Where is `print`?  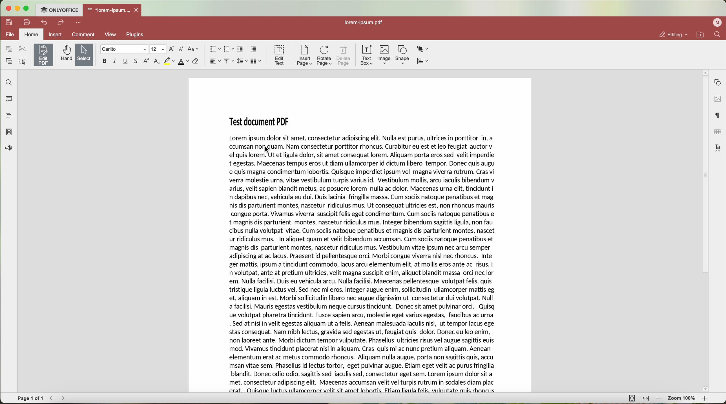
print is located at coordinates (28, 23).